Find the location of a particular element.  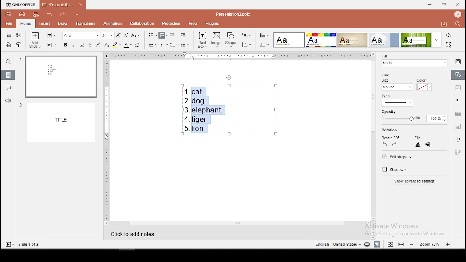

plugins is located at coordinates (213, 24).